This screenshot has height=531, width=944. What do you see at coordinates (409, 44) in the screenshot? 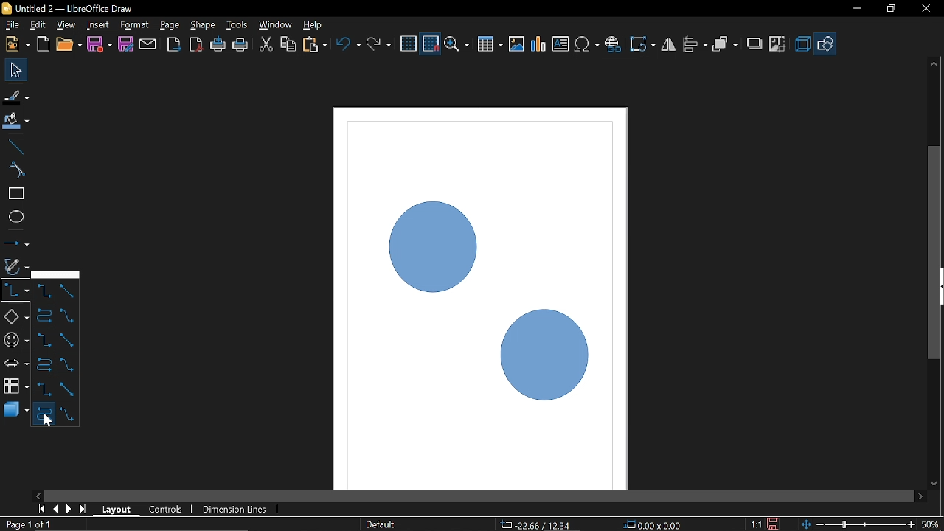
I see `Grid` at bounding box center [409, 44].